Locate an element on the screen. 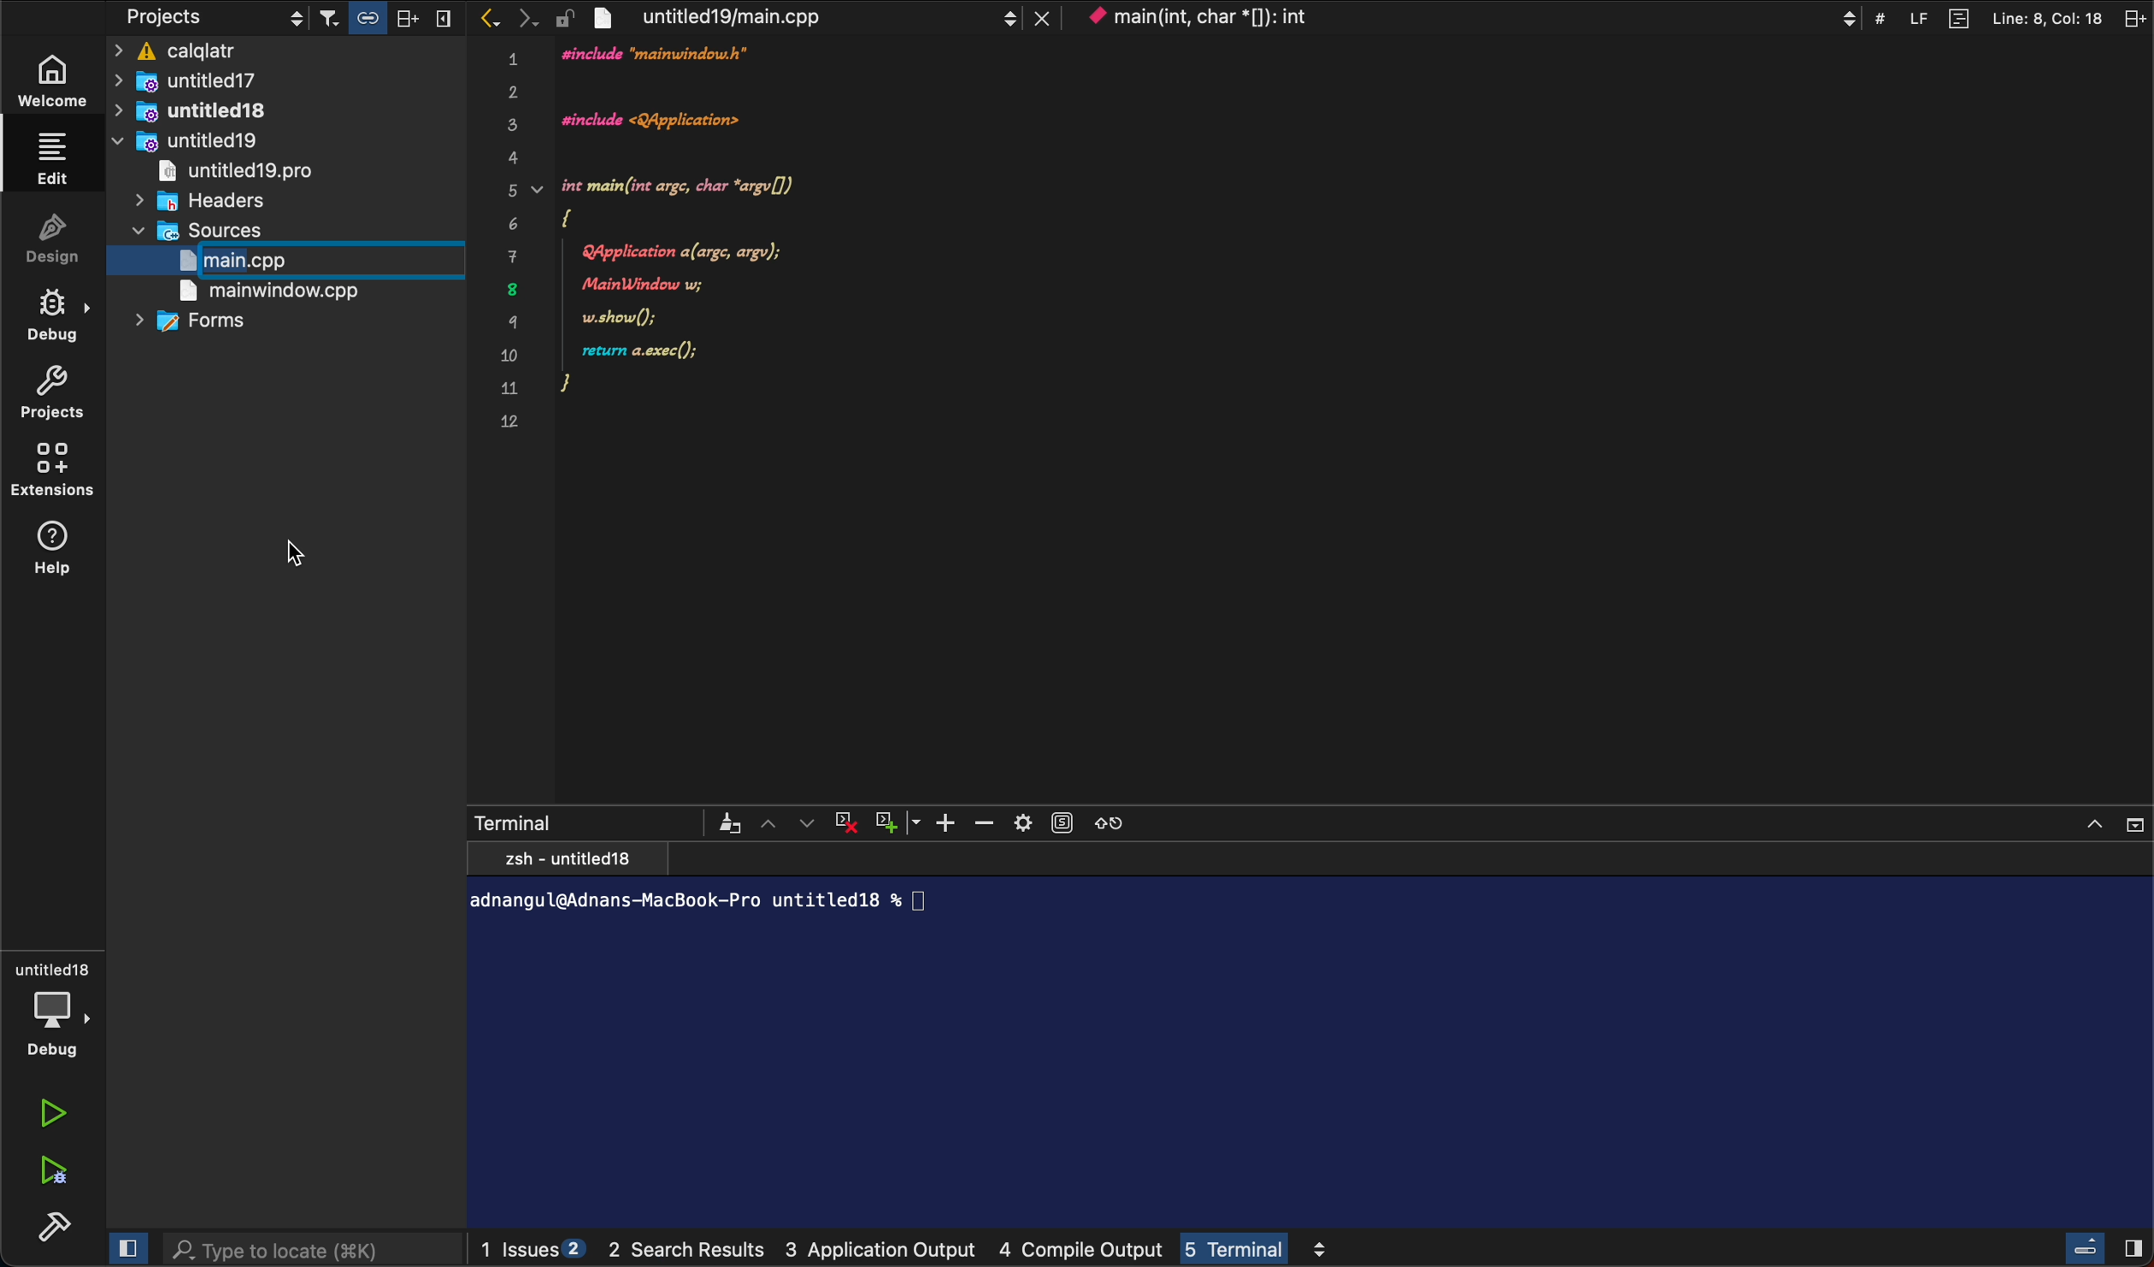  Design is located at coordinates (67, 244).